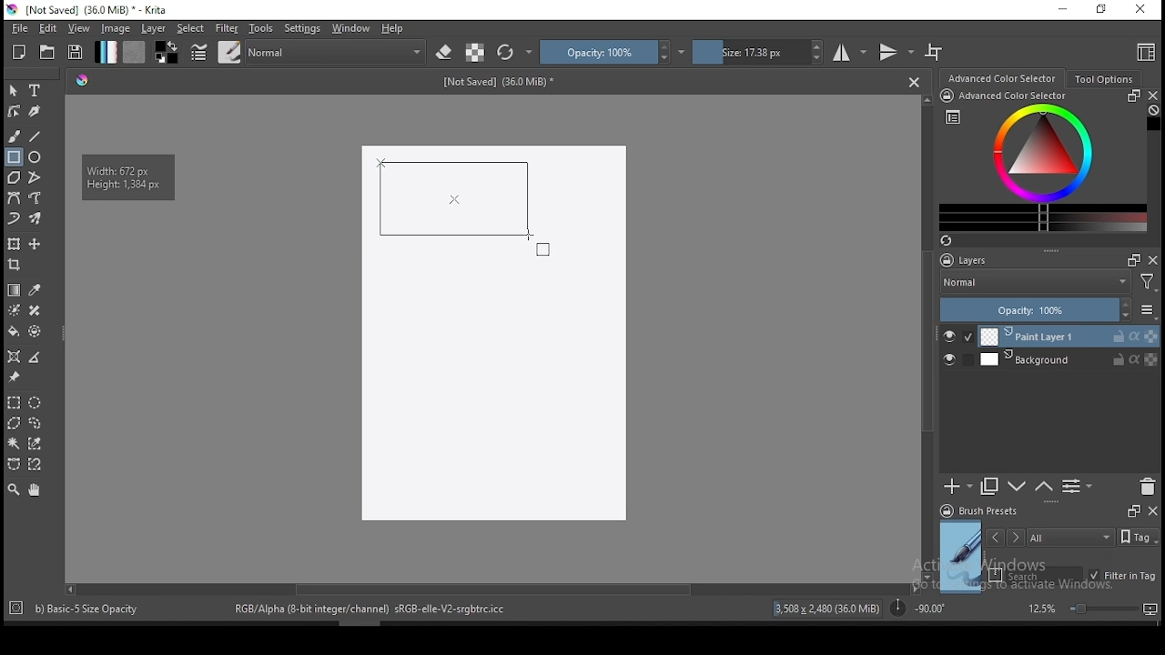 The width and height of the screenshot is (1165, 655). What do you see at coordinates (14, 90) in the screenshot?
I see `select shapes tool` at bounding box center [14, 90].